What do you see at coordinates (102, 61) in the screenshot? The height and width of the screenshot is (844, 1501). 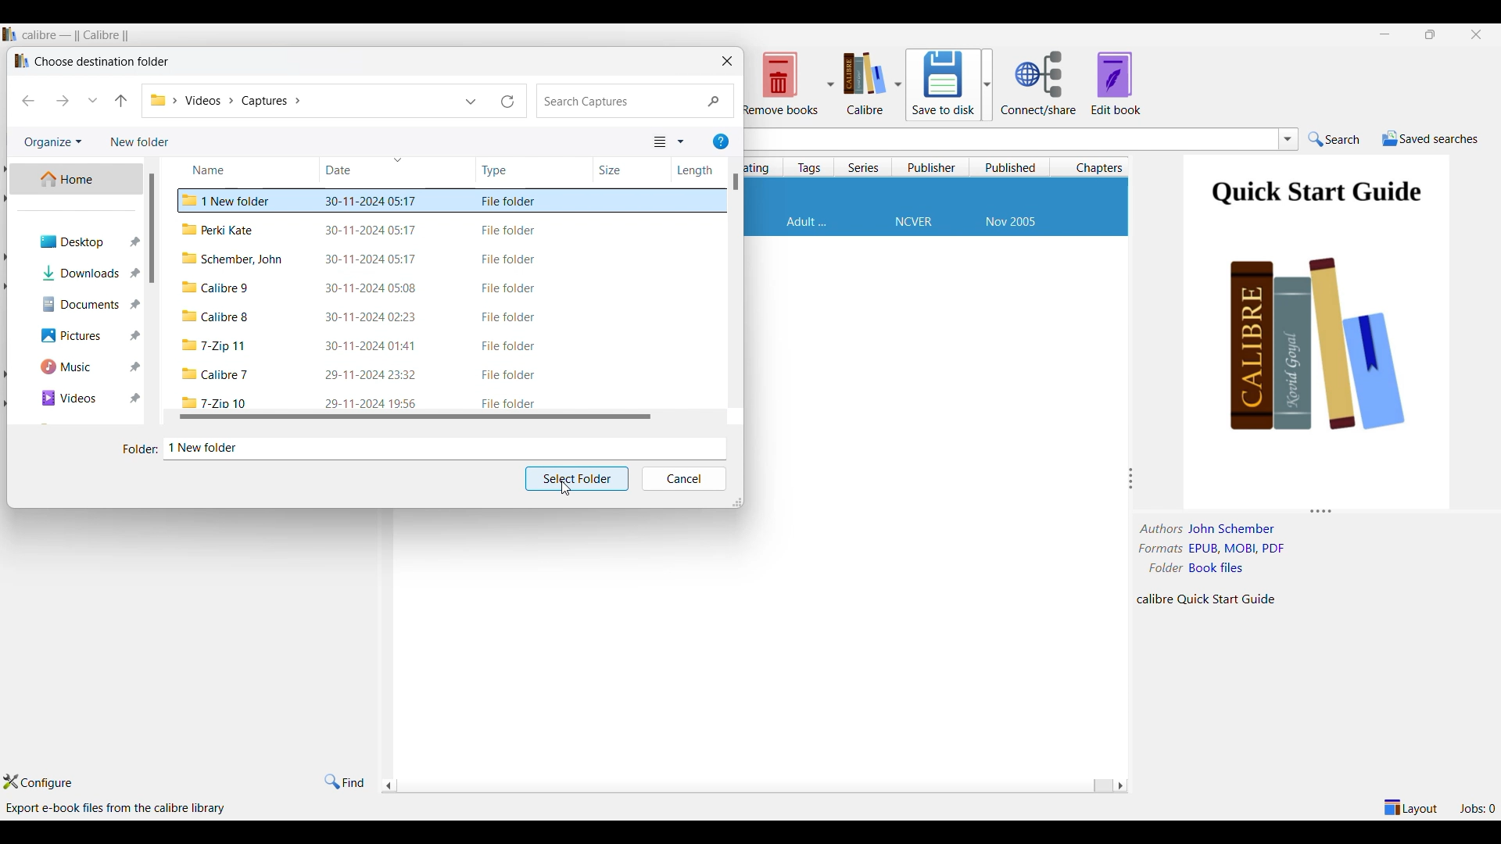 I see `Window name` at bounding box center [102, 61].